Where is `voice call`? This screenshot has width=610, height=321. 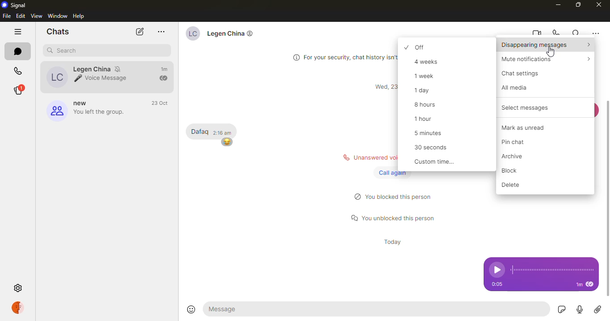 voice call is located at coordinates (557, 33).